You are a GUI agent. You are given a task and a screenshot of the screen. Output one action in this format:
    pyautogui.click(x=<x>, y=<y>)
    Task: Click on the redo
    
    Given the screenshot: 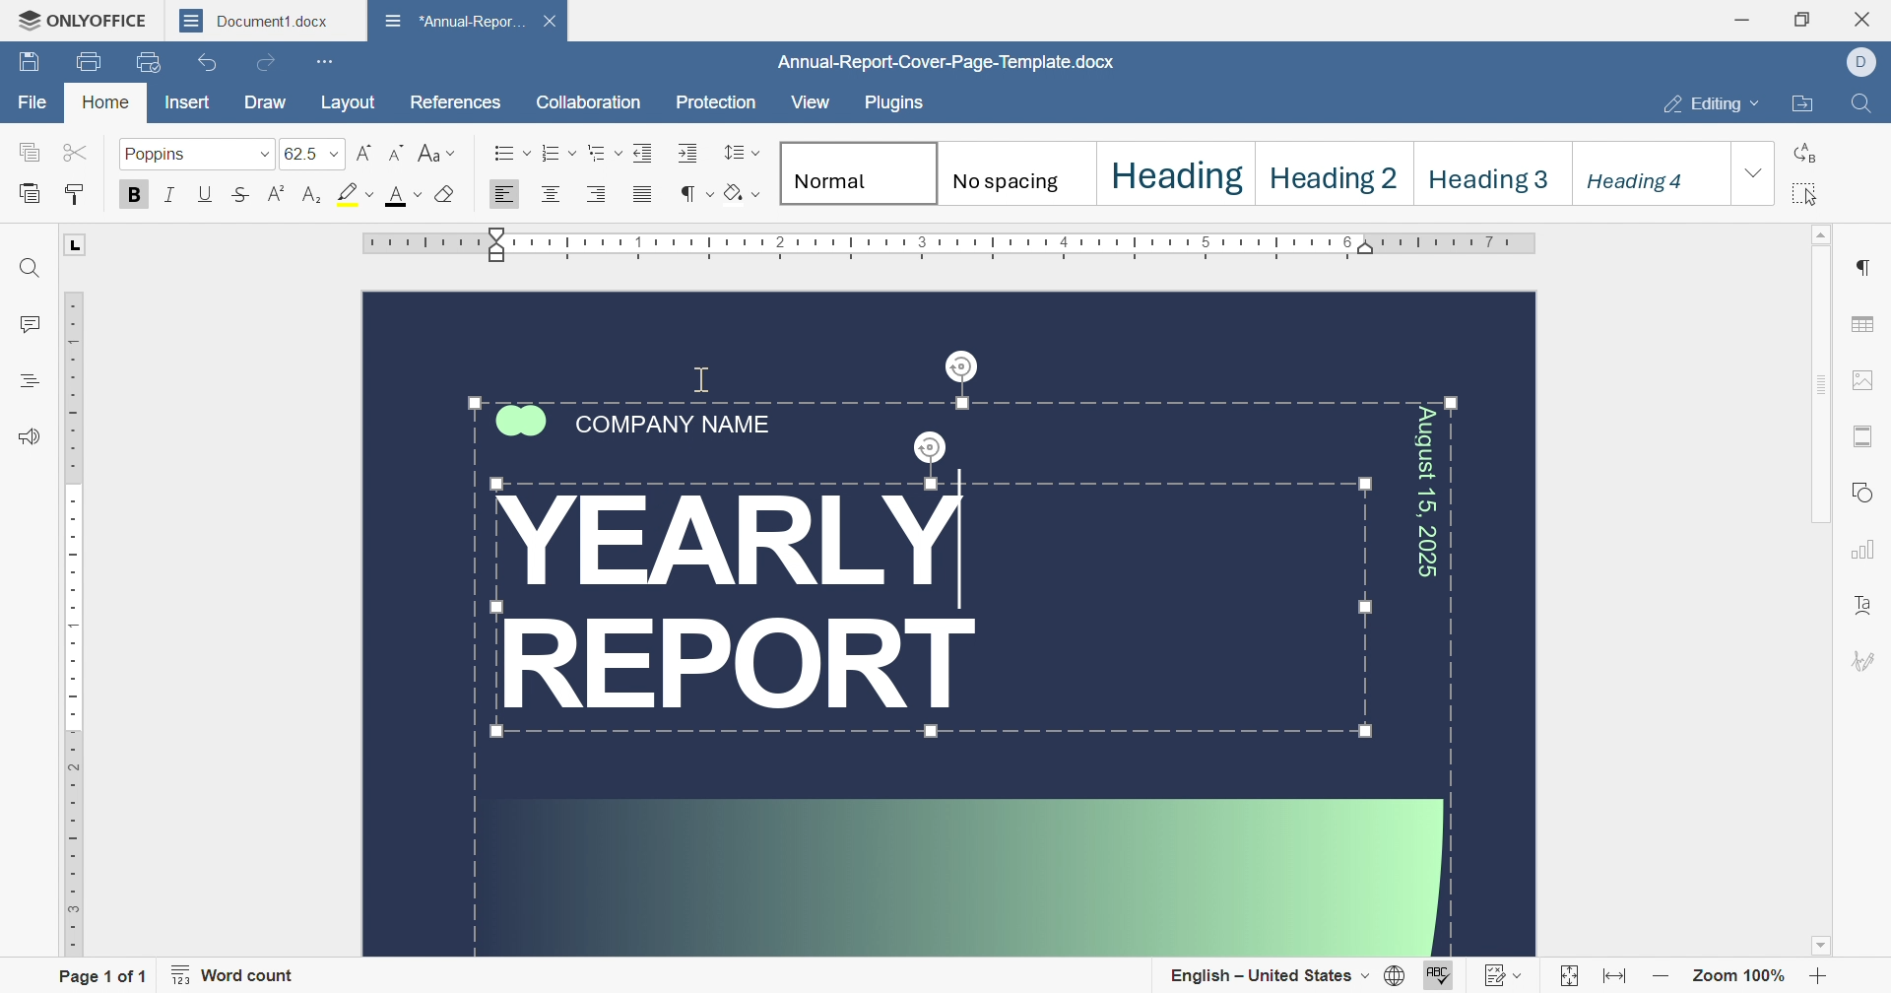 What is the action you would take?
    pyautogui.click(x=266, y=61)
    